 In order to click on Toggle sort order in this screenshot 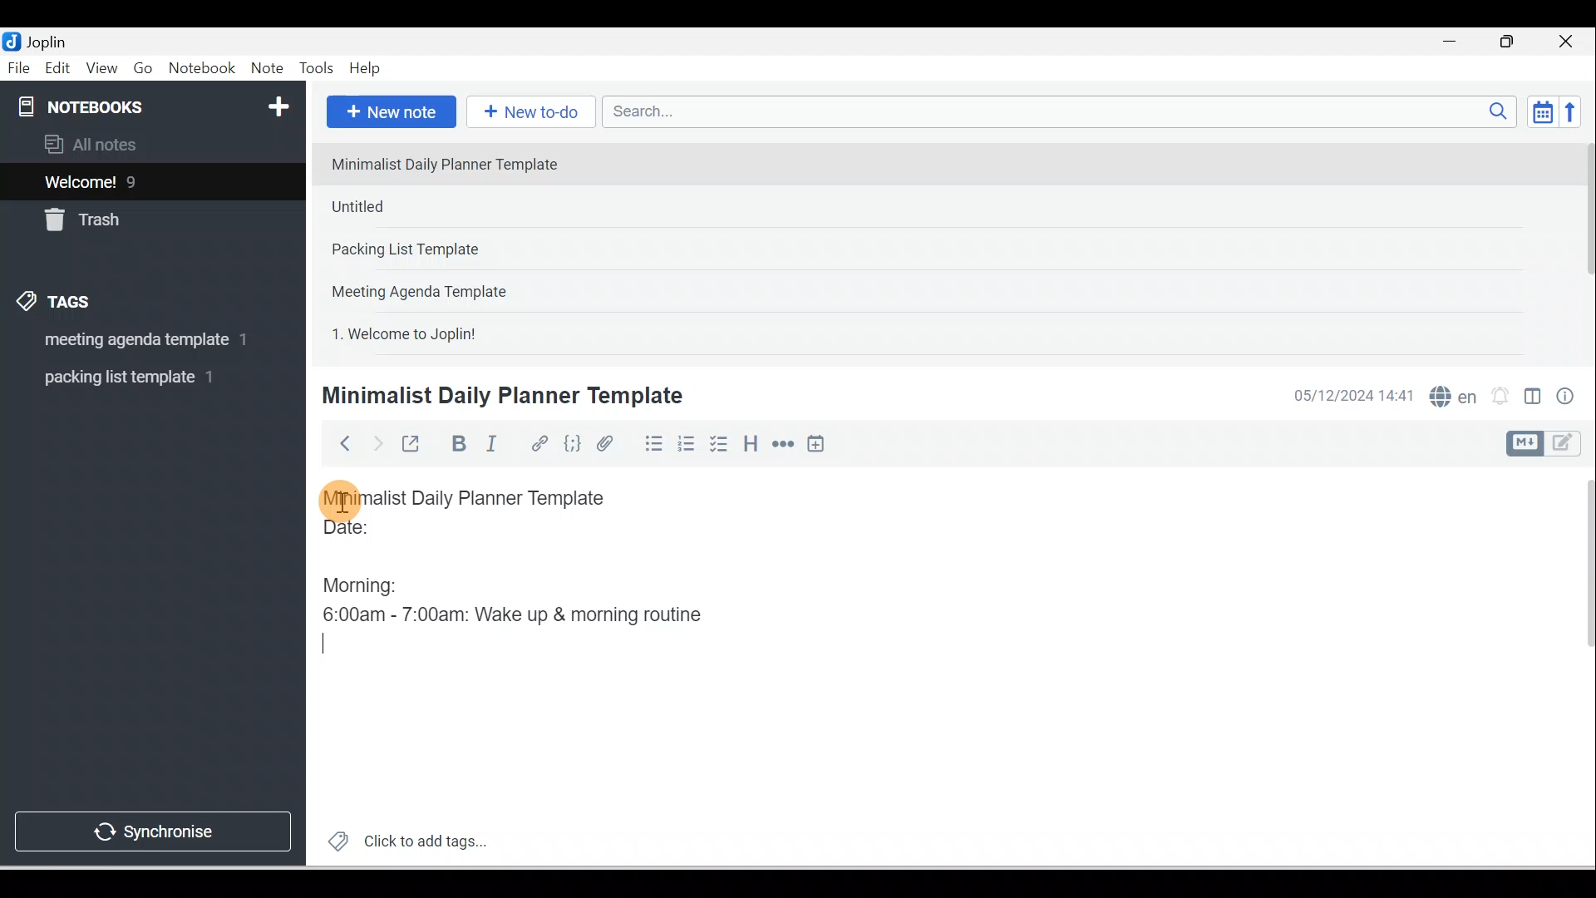, I will do `click(1542, 111)`.